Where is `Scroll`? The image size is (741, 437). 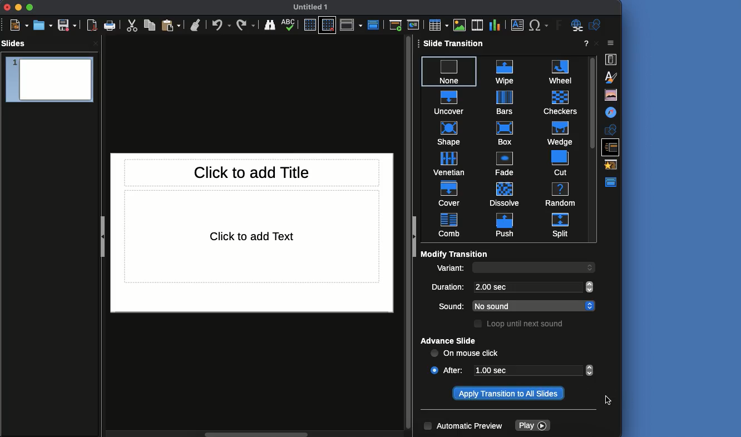 Scroll is located at coordinates (592, 147).